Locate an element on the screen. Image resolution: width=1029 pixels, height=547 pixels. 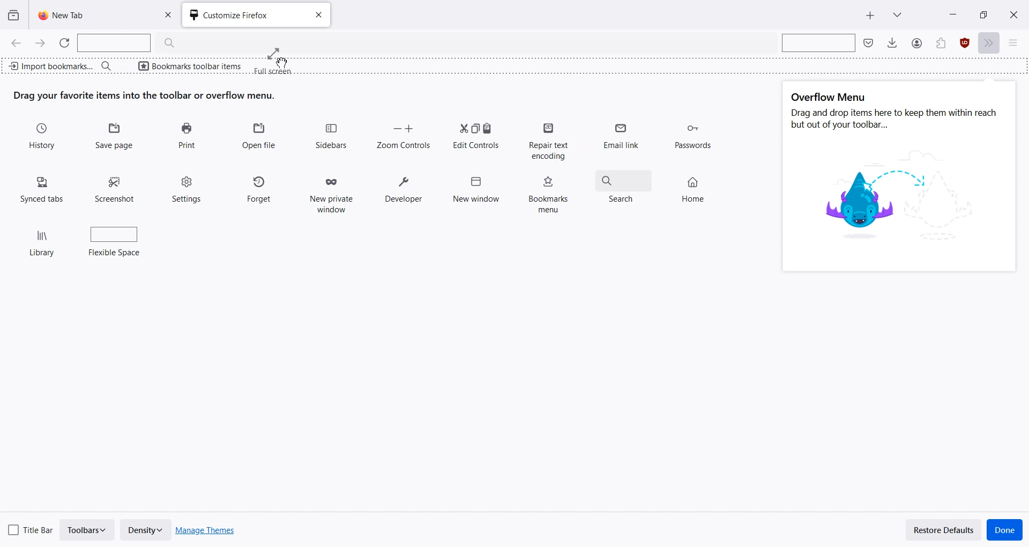
Open file is located at coordinates (259, 136).